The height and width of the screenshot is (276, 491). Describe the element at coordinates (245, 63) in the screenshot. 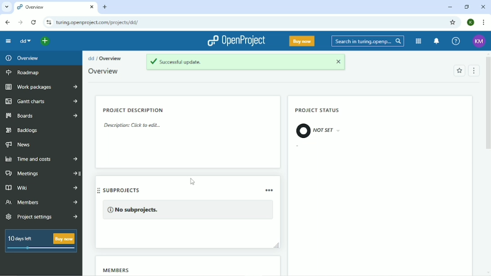

I see `Successful update.` at that location.